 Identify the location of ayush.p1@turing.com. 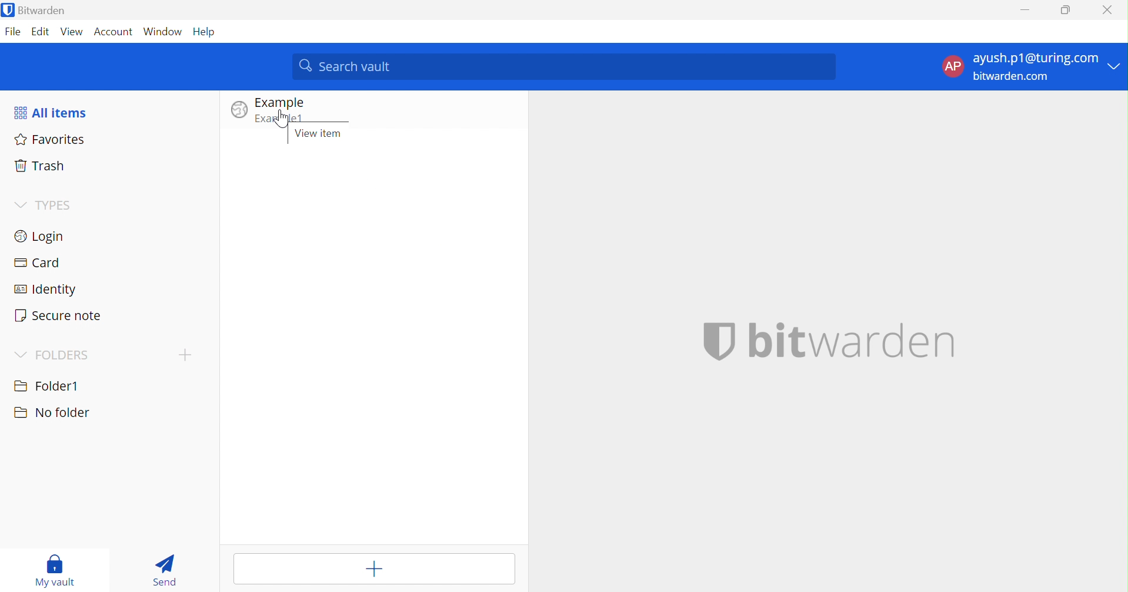
(1037, 58).